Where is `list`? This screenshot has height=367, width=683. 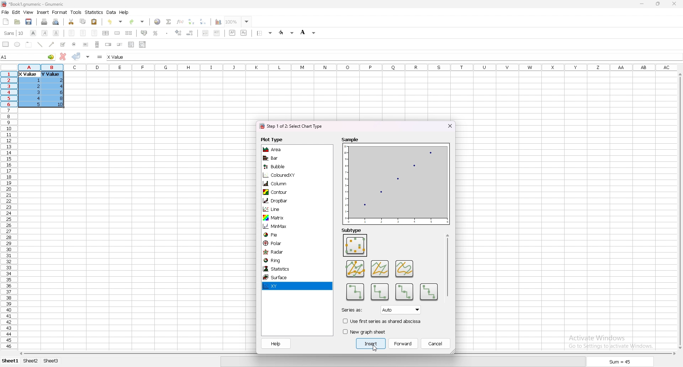 list is located at coordinates (131, 44).